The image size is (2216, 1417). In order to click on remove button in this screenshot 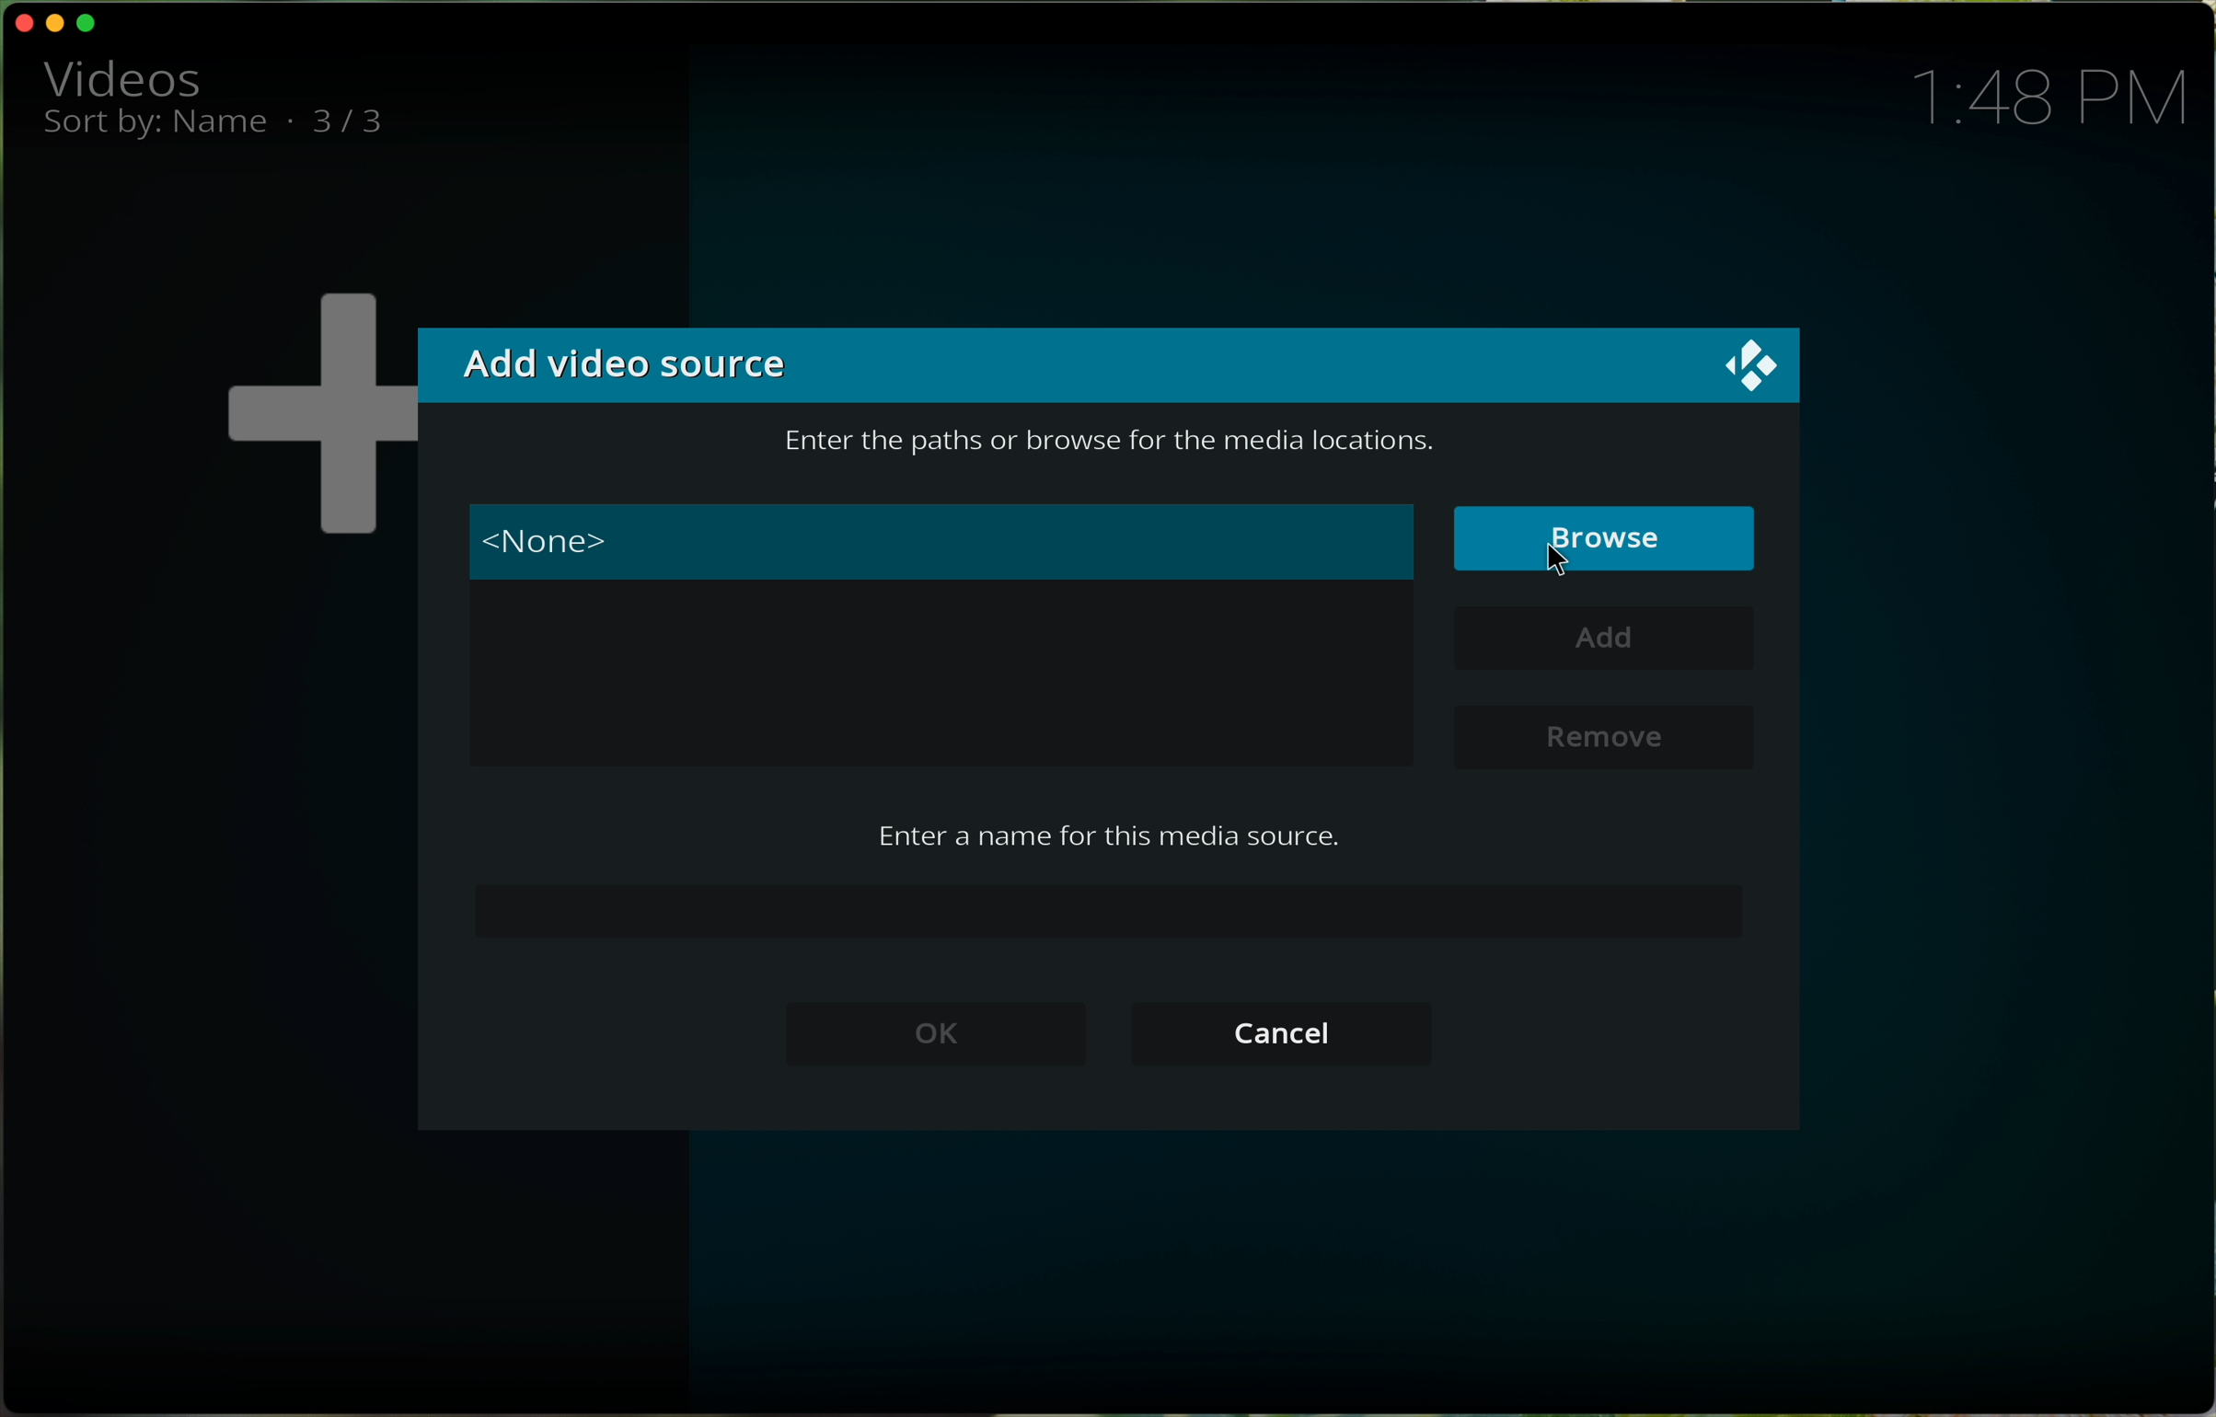, I will do `click(1599, 734)`.